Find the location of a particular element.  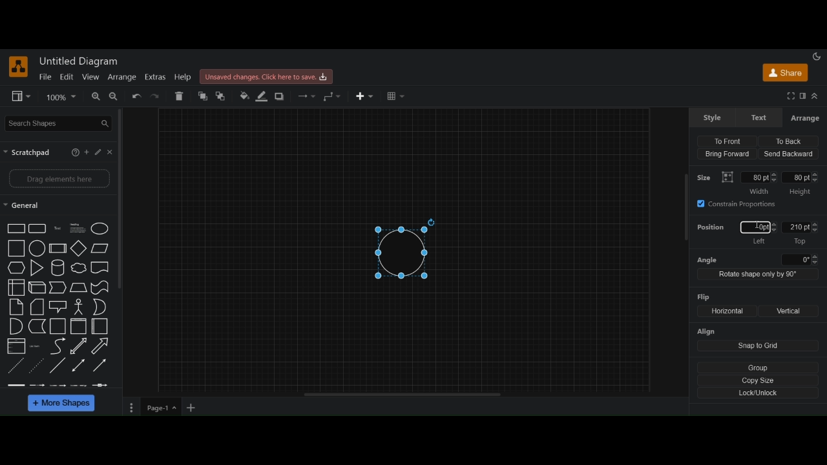

scratchpad is located at coordinates (28, 152).